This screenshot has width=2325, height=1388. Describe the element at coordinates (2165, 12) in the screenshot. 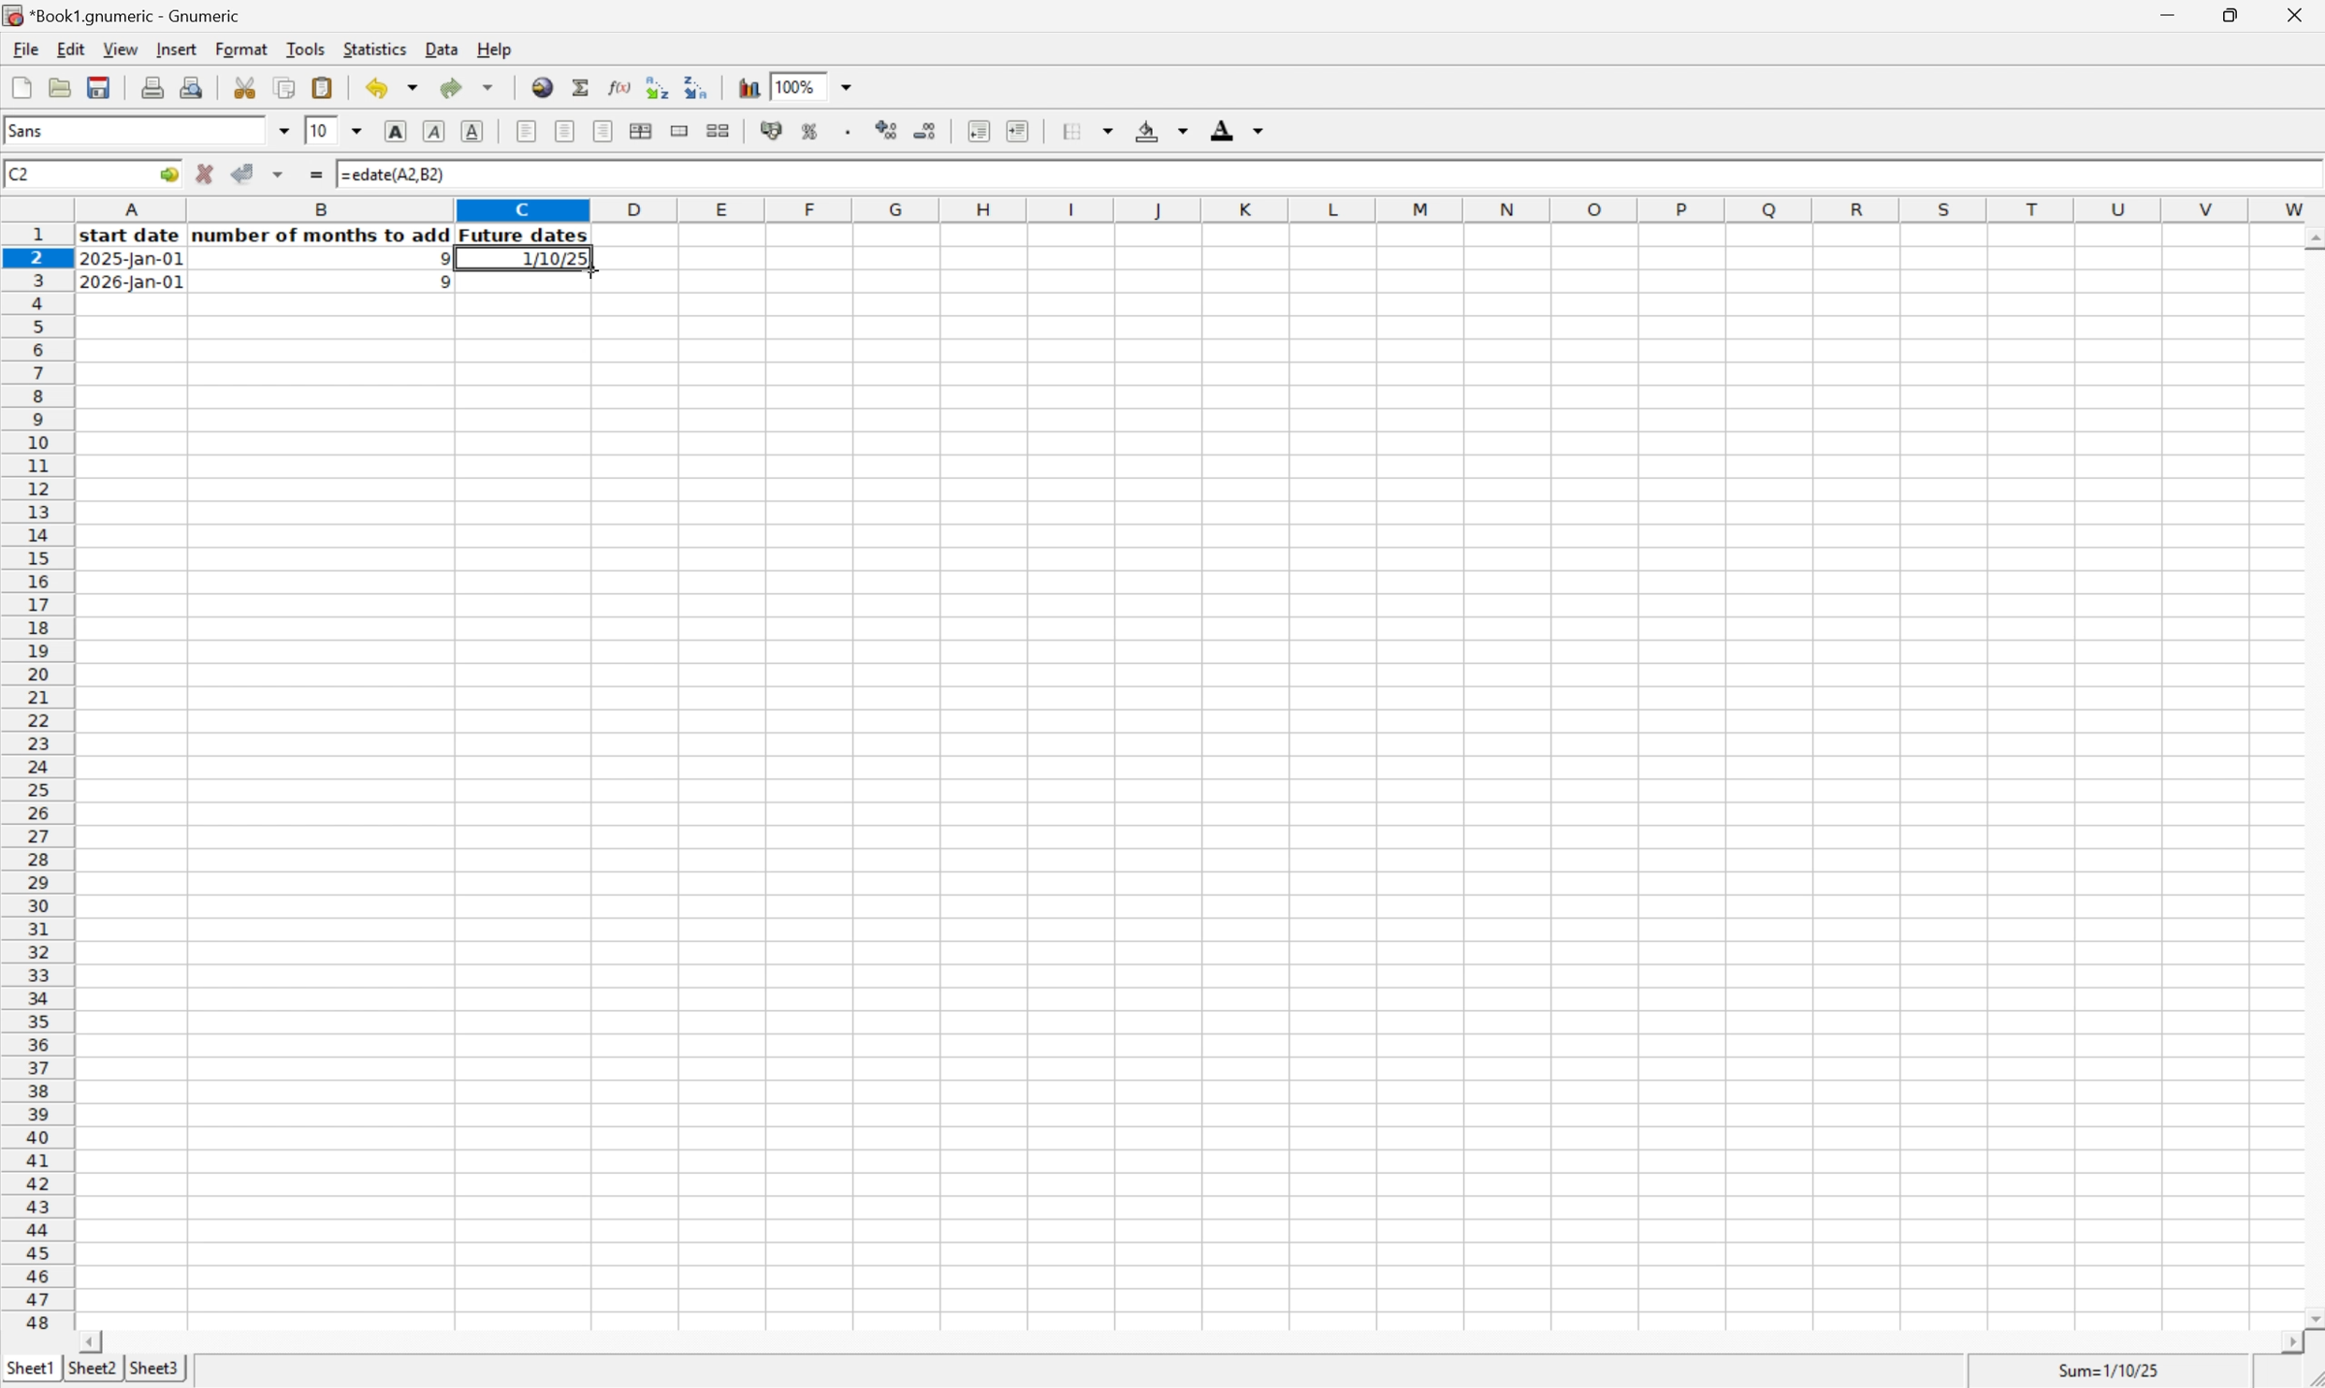

I see `Minimize` at that location.